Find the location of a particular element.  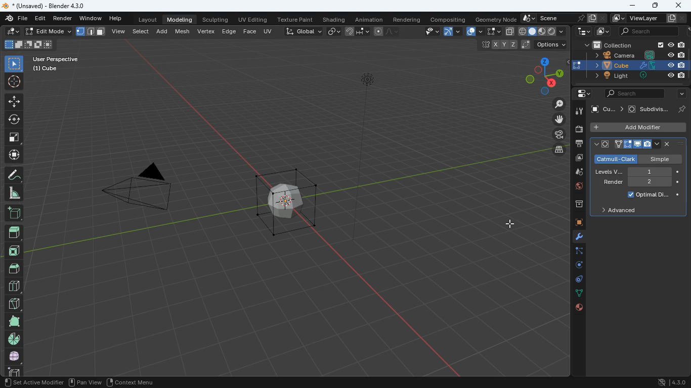

pan view is located at coordinates (21, 383).